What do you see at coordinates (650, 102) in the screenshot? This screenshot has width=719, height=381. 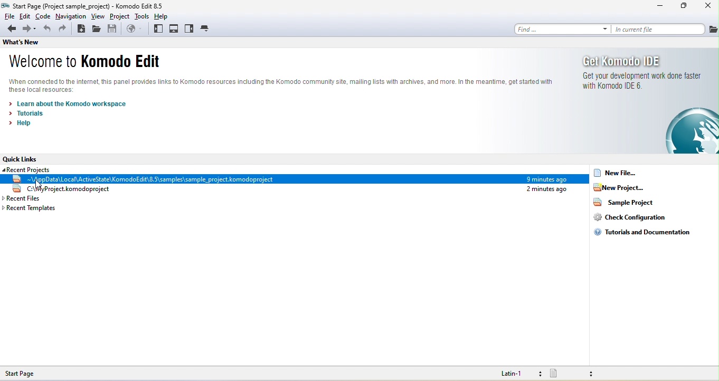 I see `get komodo ide ` at bounding box center [650, 102].